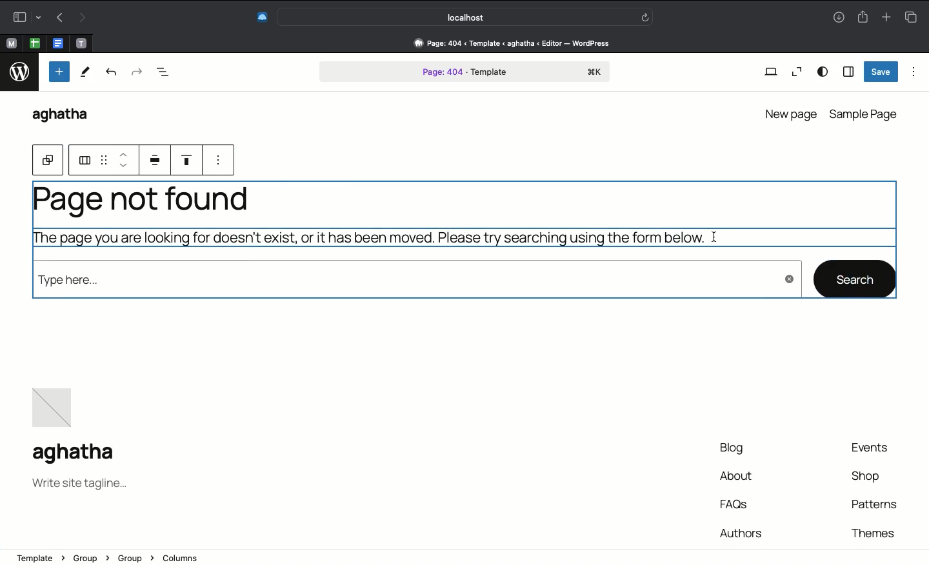 The image size is (929, 565). Describe the element at coordinates (192, 159) in the screenshot. I see `justification` at that location.